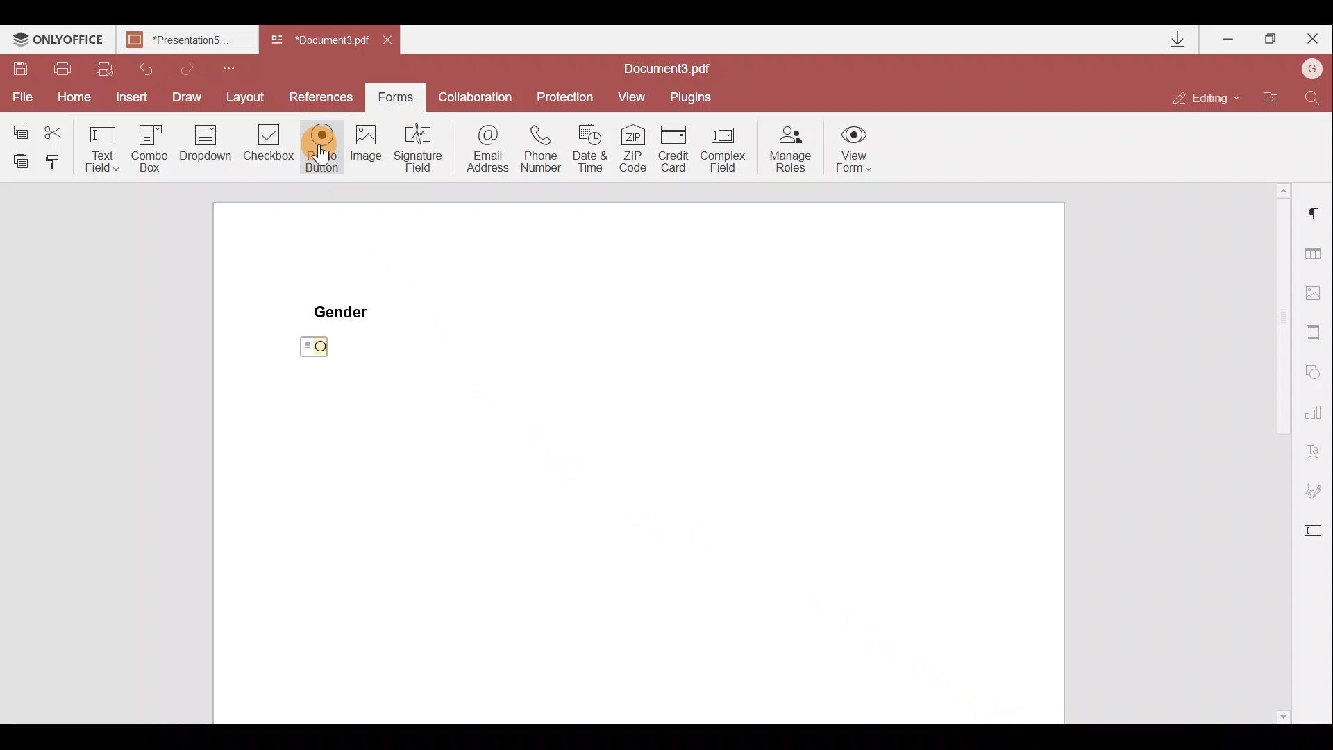 This screenshot has height=750, width=1333. Describe the element at coordinates (322, 148) in the screenshot. I see `Radio` at that location.